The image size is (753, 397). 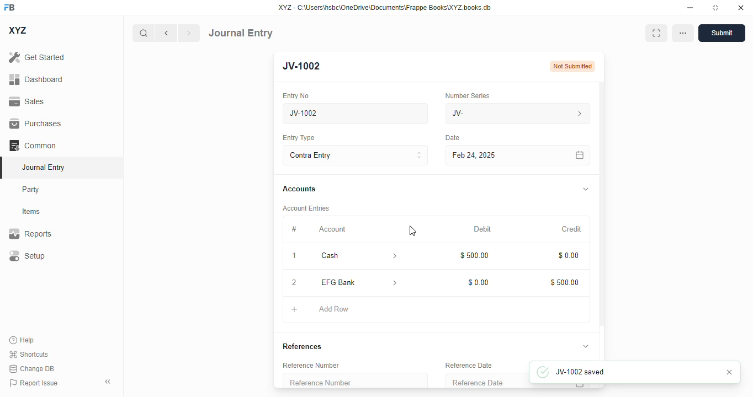 What do you see at coordinates (295, 256) in the screenshot?
I see `1` at bounding box center [295, 256].